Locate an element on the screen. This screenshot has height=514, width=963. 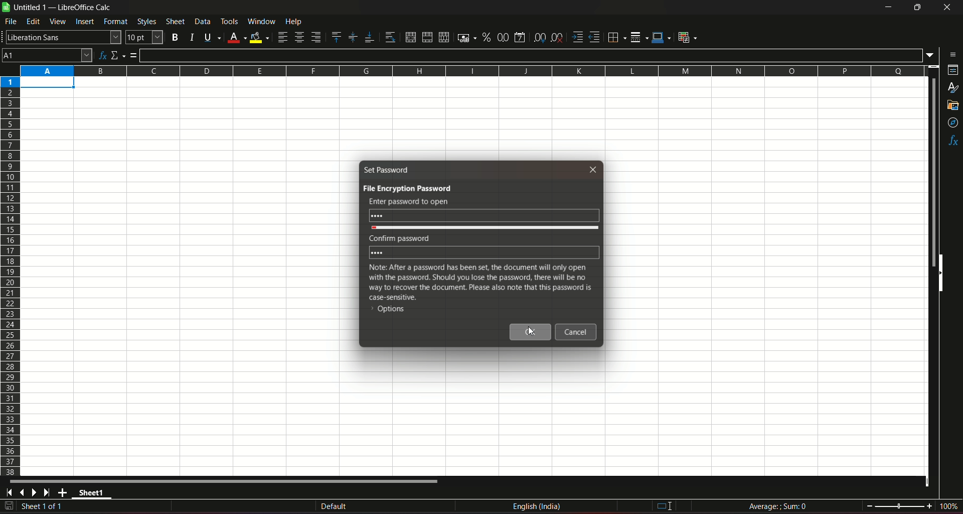
expand formula is located at coordinates (931, 55).